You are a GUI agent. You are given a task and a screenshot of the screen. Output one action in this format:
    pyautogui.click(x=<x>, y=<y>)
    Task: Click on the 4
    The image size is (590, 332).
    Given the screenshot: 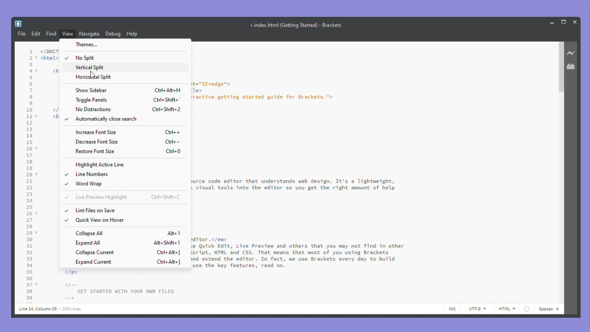 What is the action you would take?
    pyautogui.click(x=30, y=71)
    